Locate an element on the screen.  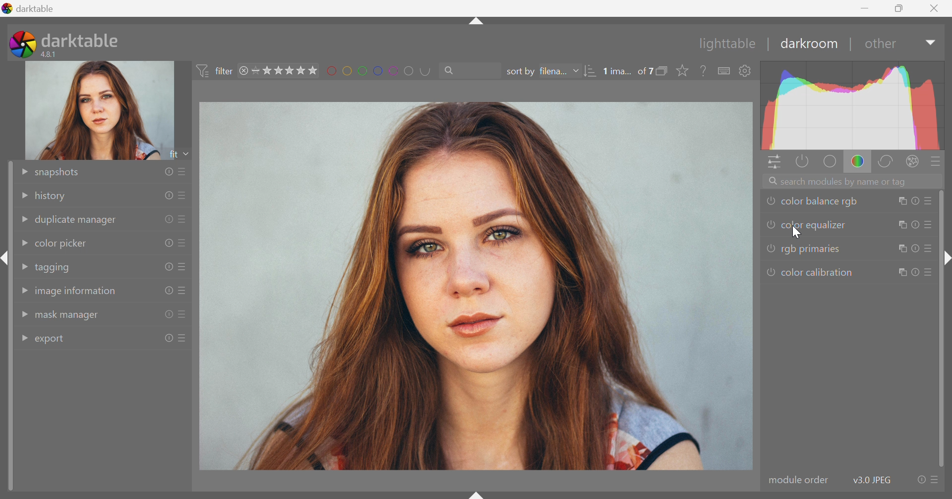
image information is located at coordinates (76, 294).